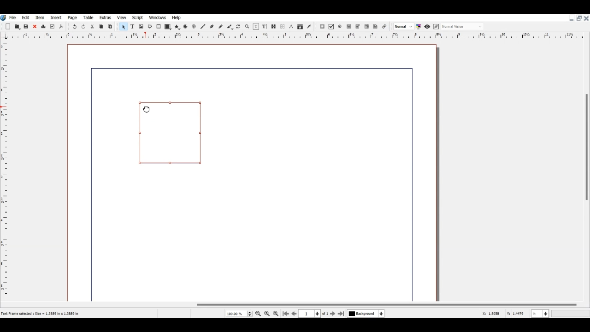 This screenshot has height=332, width=590. What do you see at coordinates (239, 314) in the screenshot?
I see `Select Current Page` at bounding box center [239, 314].